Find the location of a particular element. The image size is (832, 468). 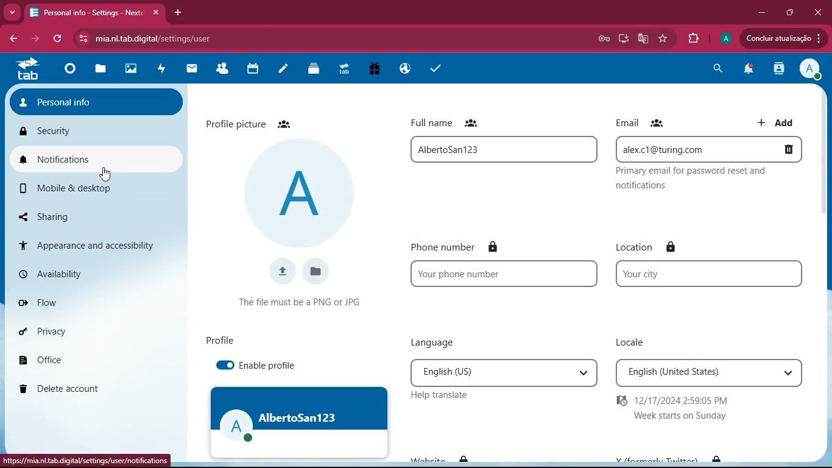

activity is located at coordinates (779, 69).